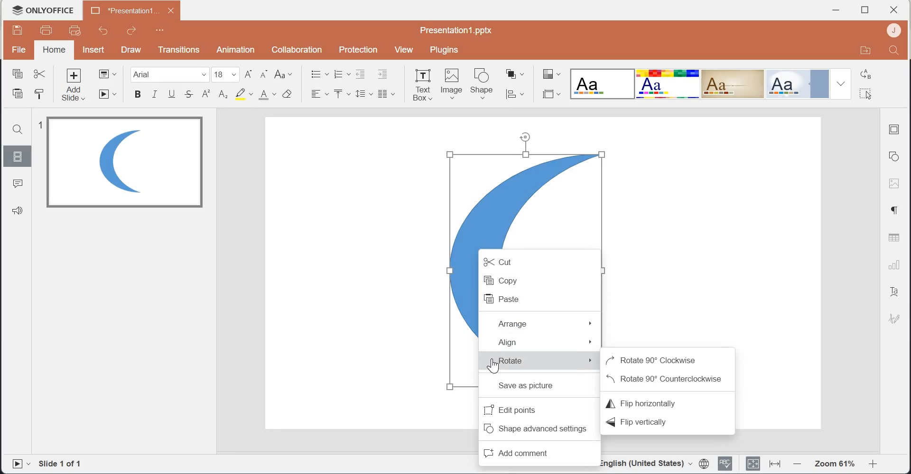  What do you see at coordinates (536, 428) in the screenshot?
I see `Shape advanced settings` at bounding box center [536, 428].